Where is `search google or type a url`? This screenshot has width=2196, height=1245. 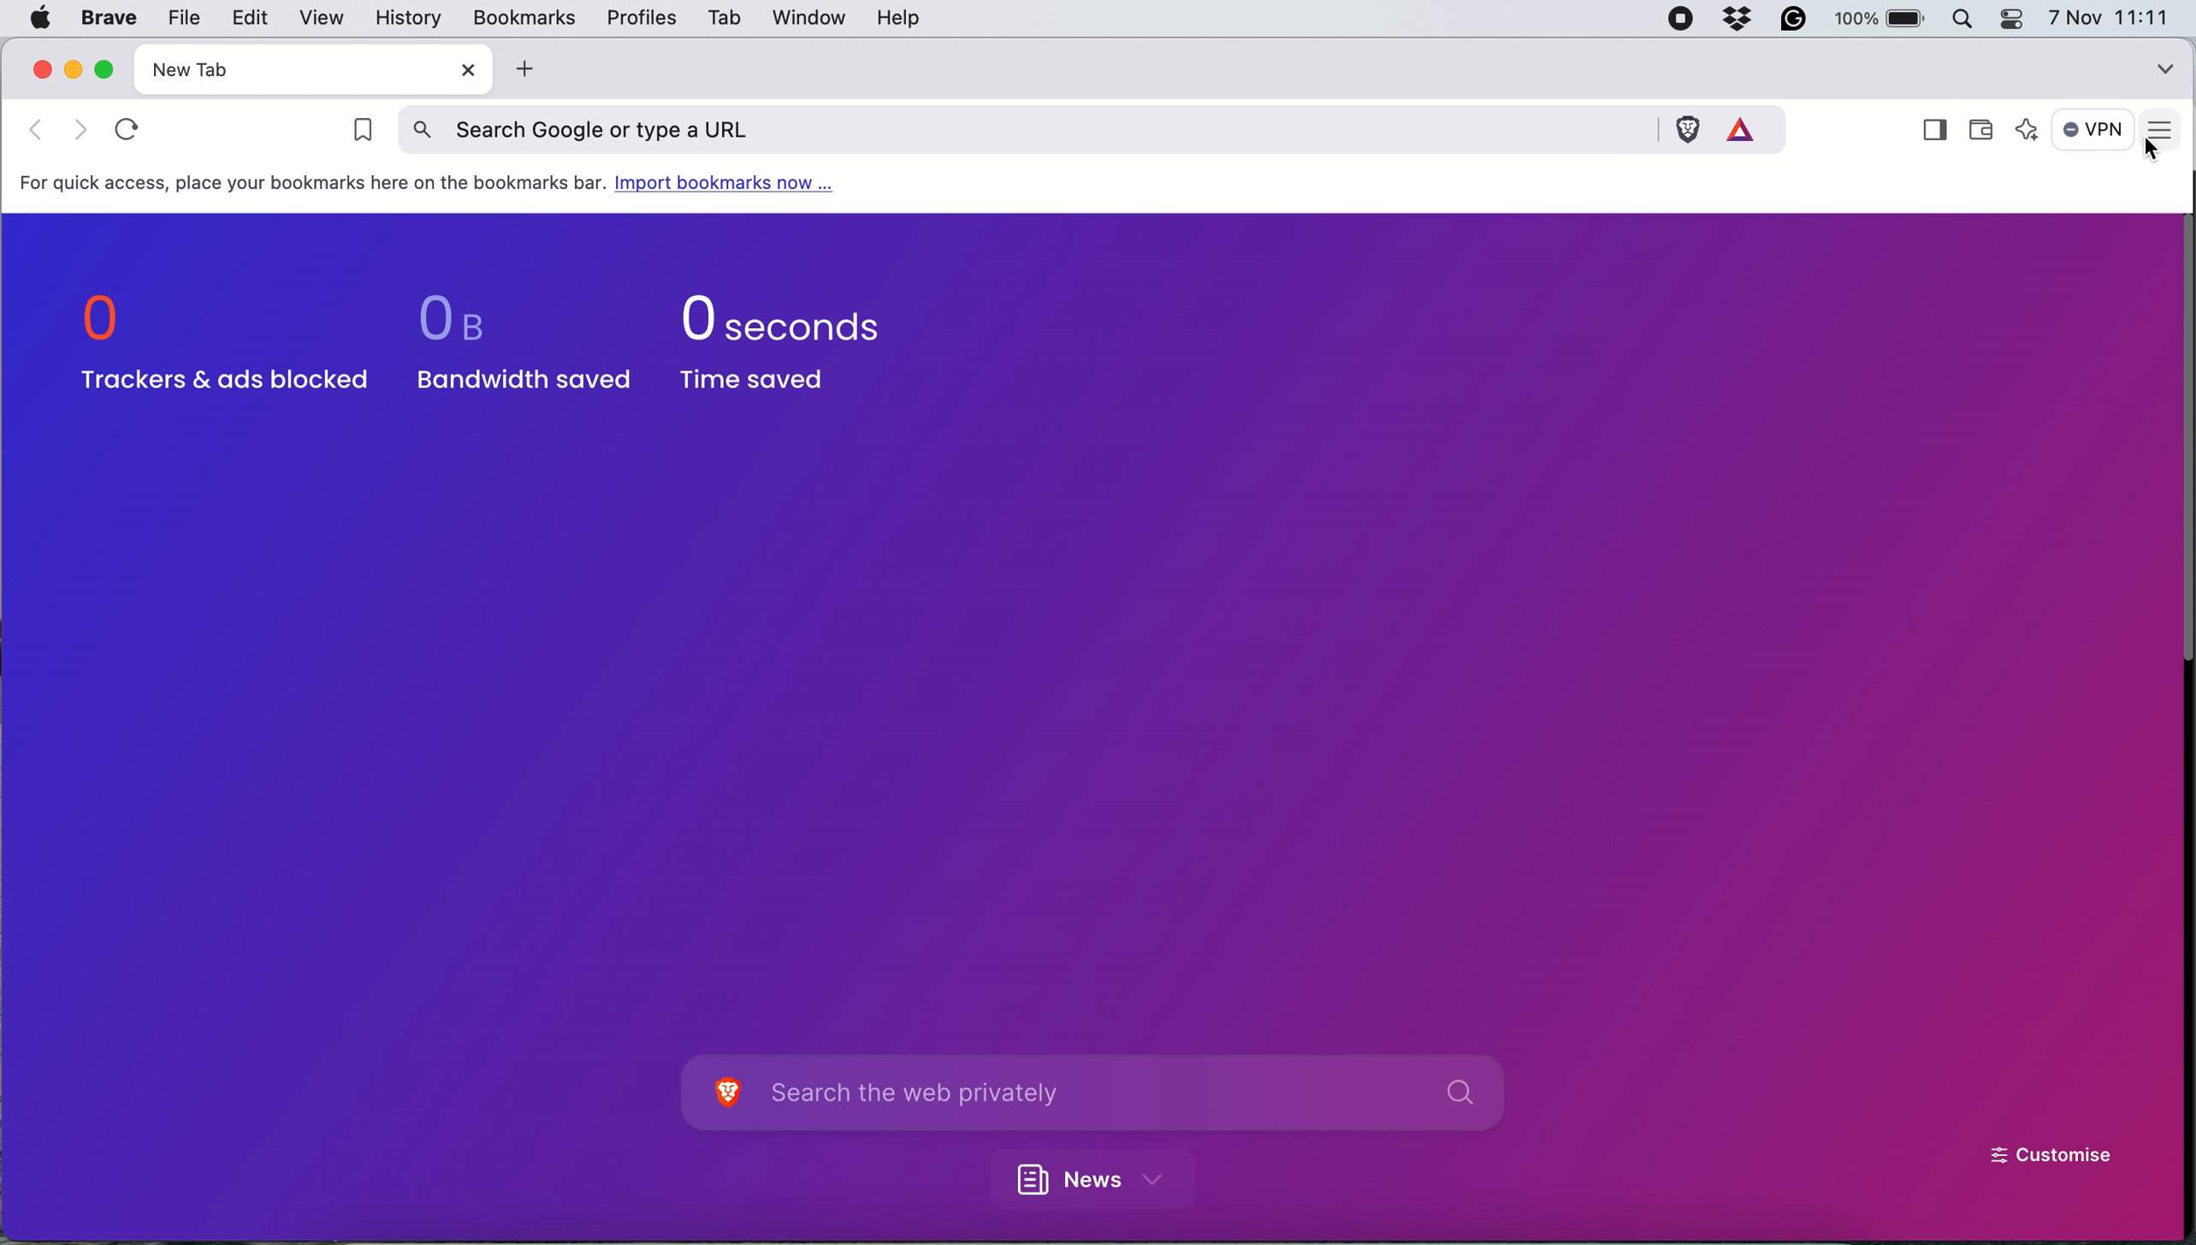 search google or type a url is located at coordinates (1027, 127).